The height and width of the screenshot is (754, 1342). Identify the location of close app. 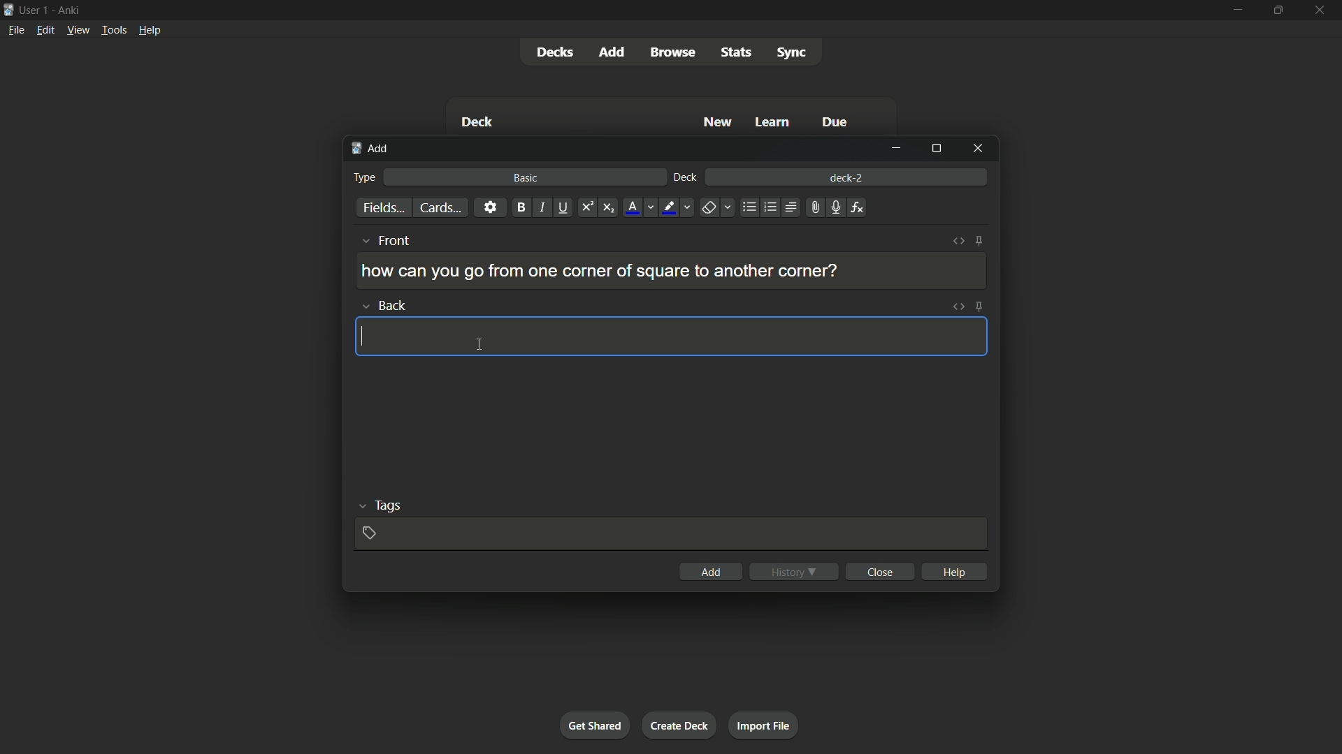
(1320, 10).